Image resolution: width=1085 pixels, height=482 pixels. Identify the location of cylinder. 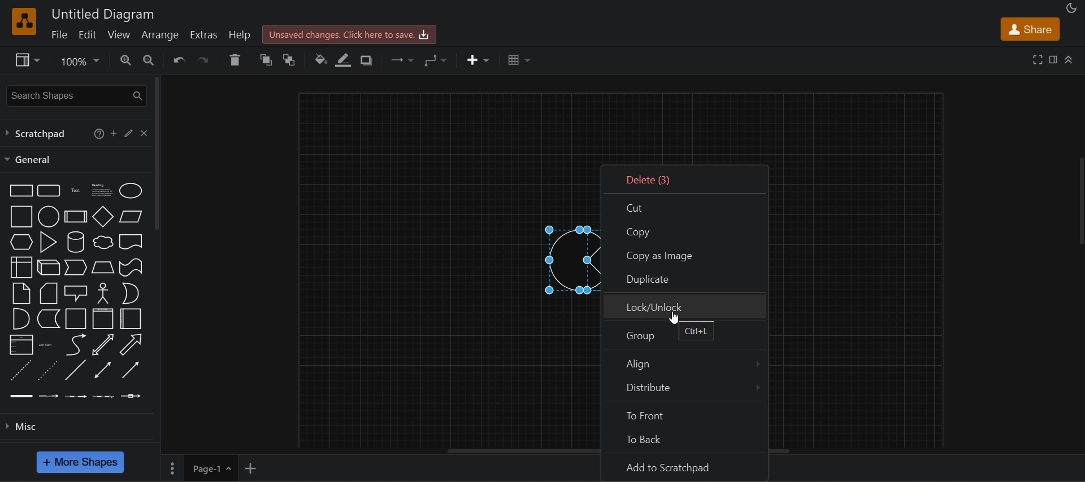
(75, 242).